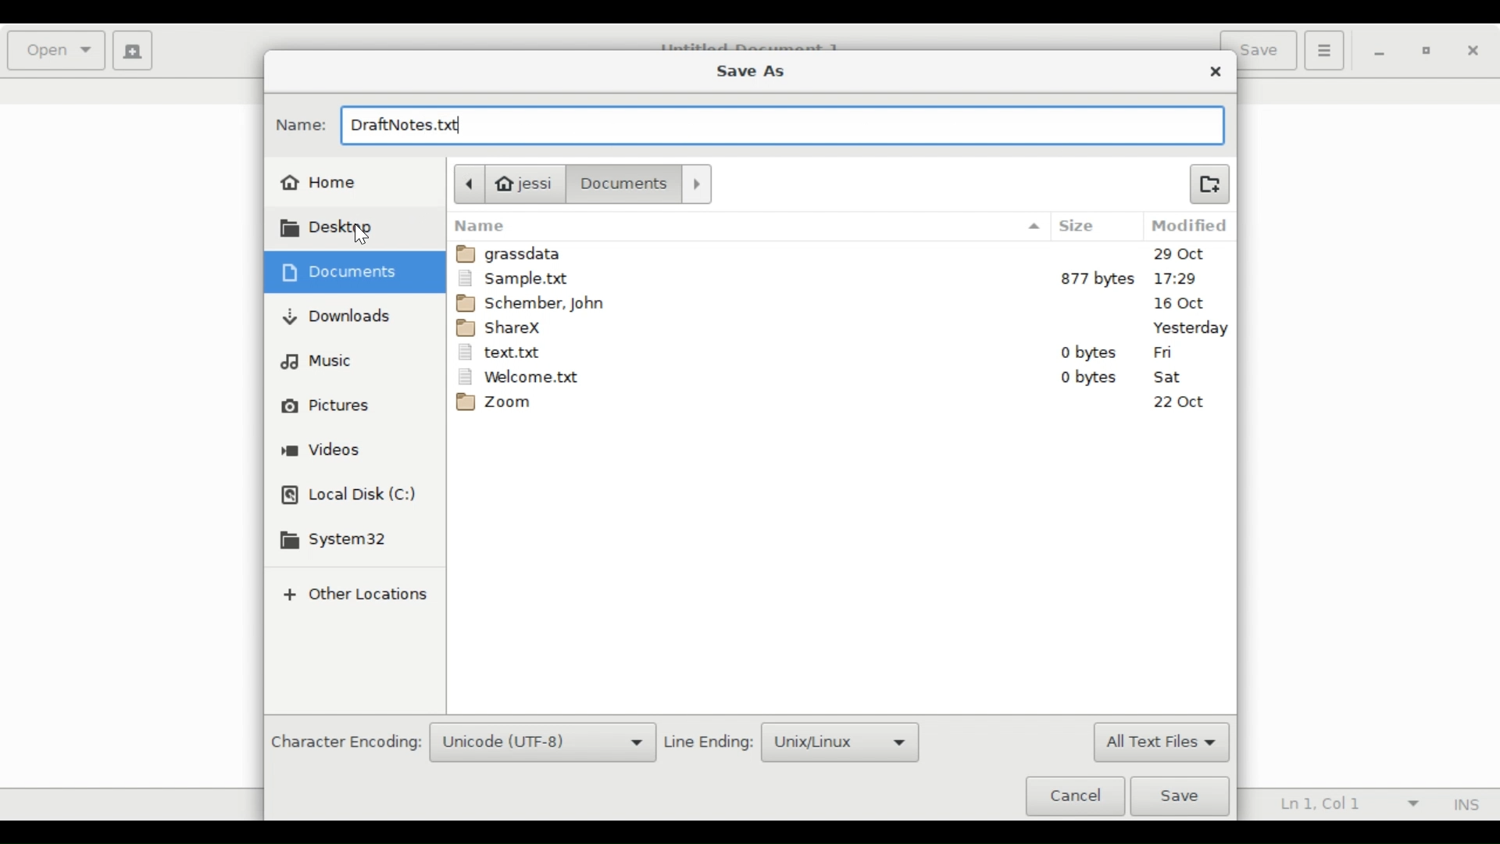 The height and width of the screenshot is (844, 1500). Describe the element at coordinates (1209, 182) in the screenshot. I see `Create new Folder` at that location.